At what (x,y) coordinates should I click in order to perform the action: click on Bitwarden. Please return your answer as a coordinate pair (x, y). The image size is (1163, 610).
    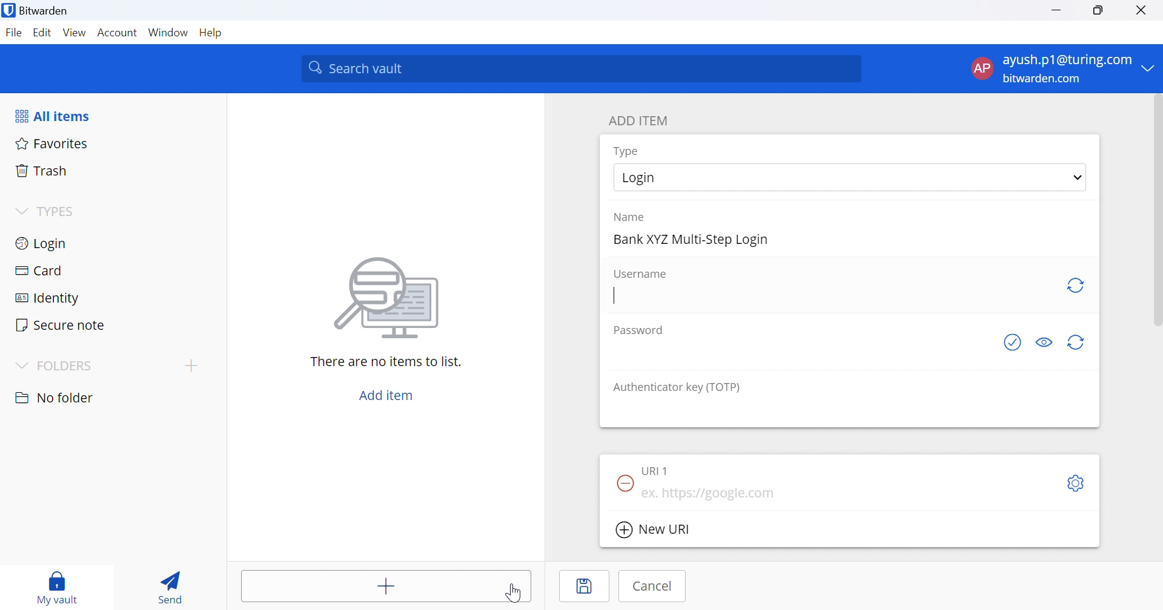
    Looking at the image, I should click on (38, 13).